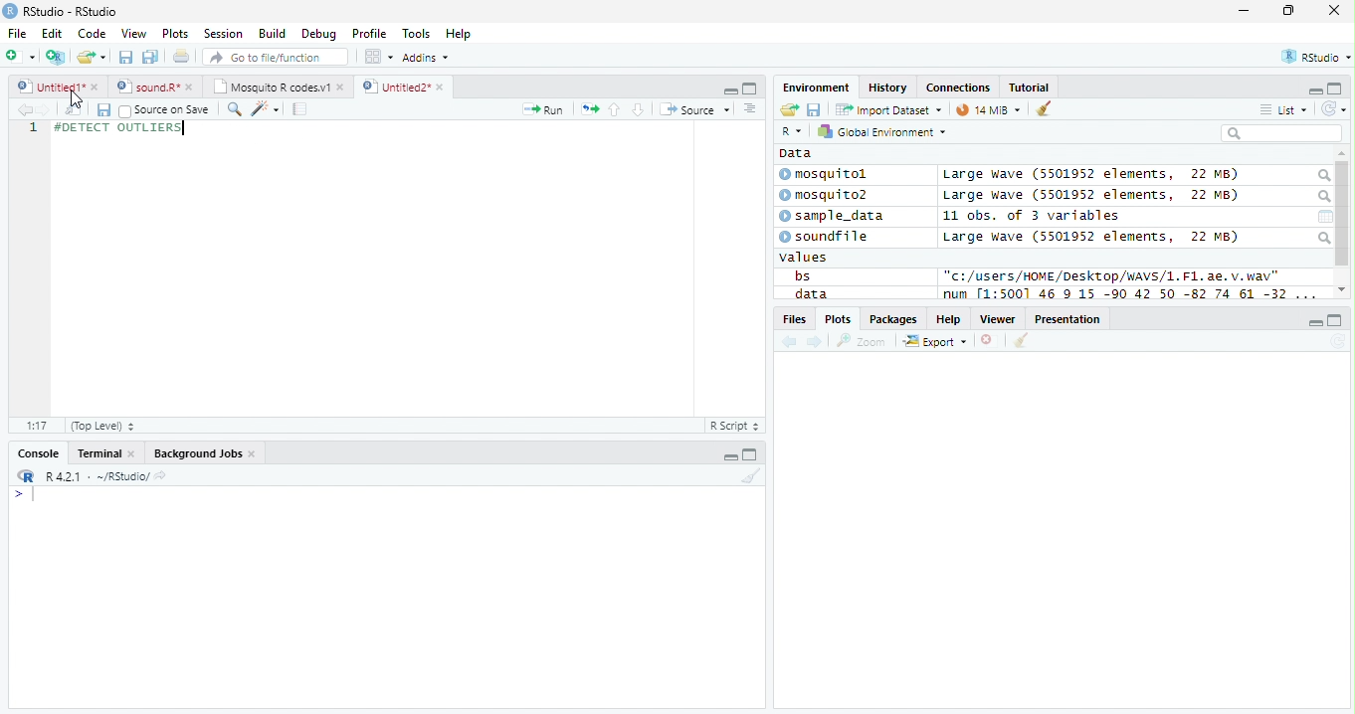 The height and width of the screenshot is (714, 1355). What do you see at coordinates (794, 131) in the screenshot?
I see `R` at bounding box center [794, 131].